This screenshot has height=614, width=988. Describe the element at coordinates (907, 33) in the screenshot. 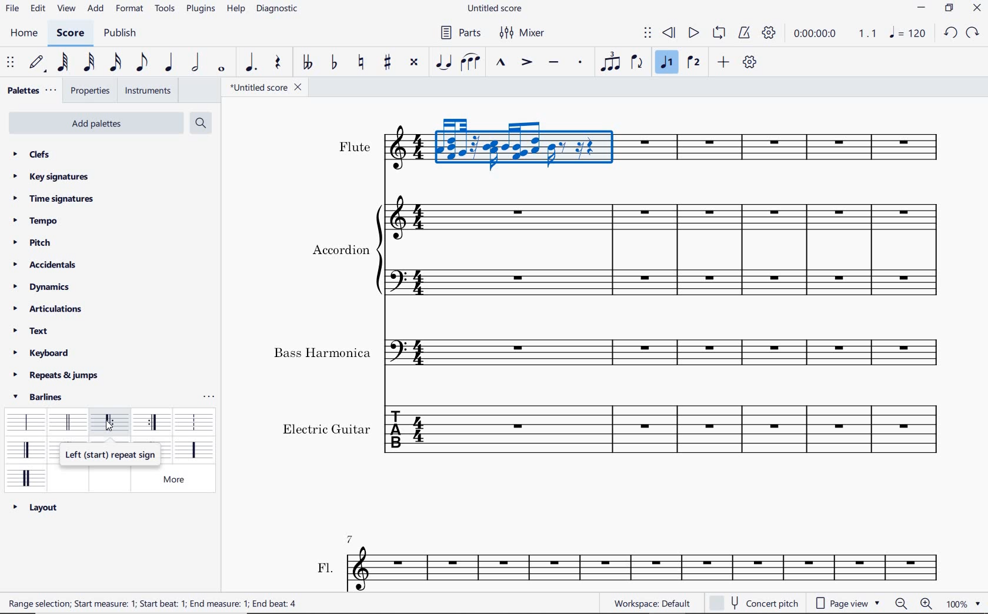

I see `NOTE` at that location.